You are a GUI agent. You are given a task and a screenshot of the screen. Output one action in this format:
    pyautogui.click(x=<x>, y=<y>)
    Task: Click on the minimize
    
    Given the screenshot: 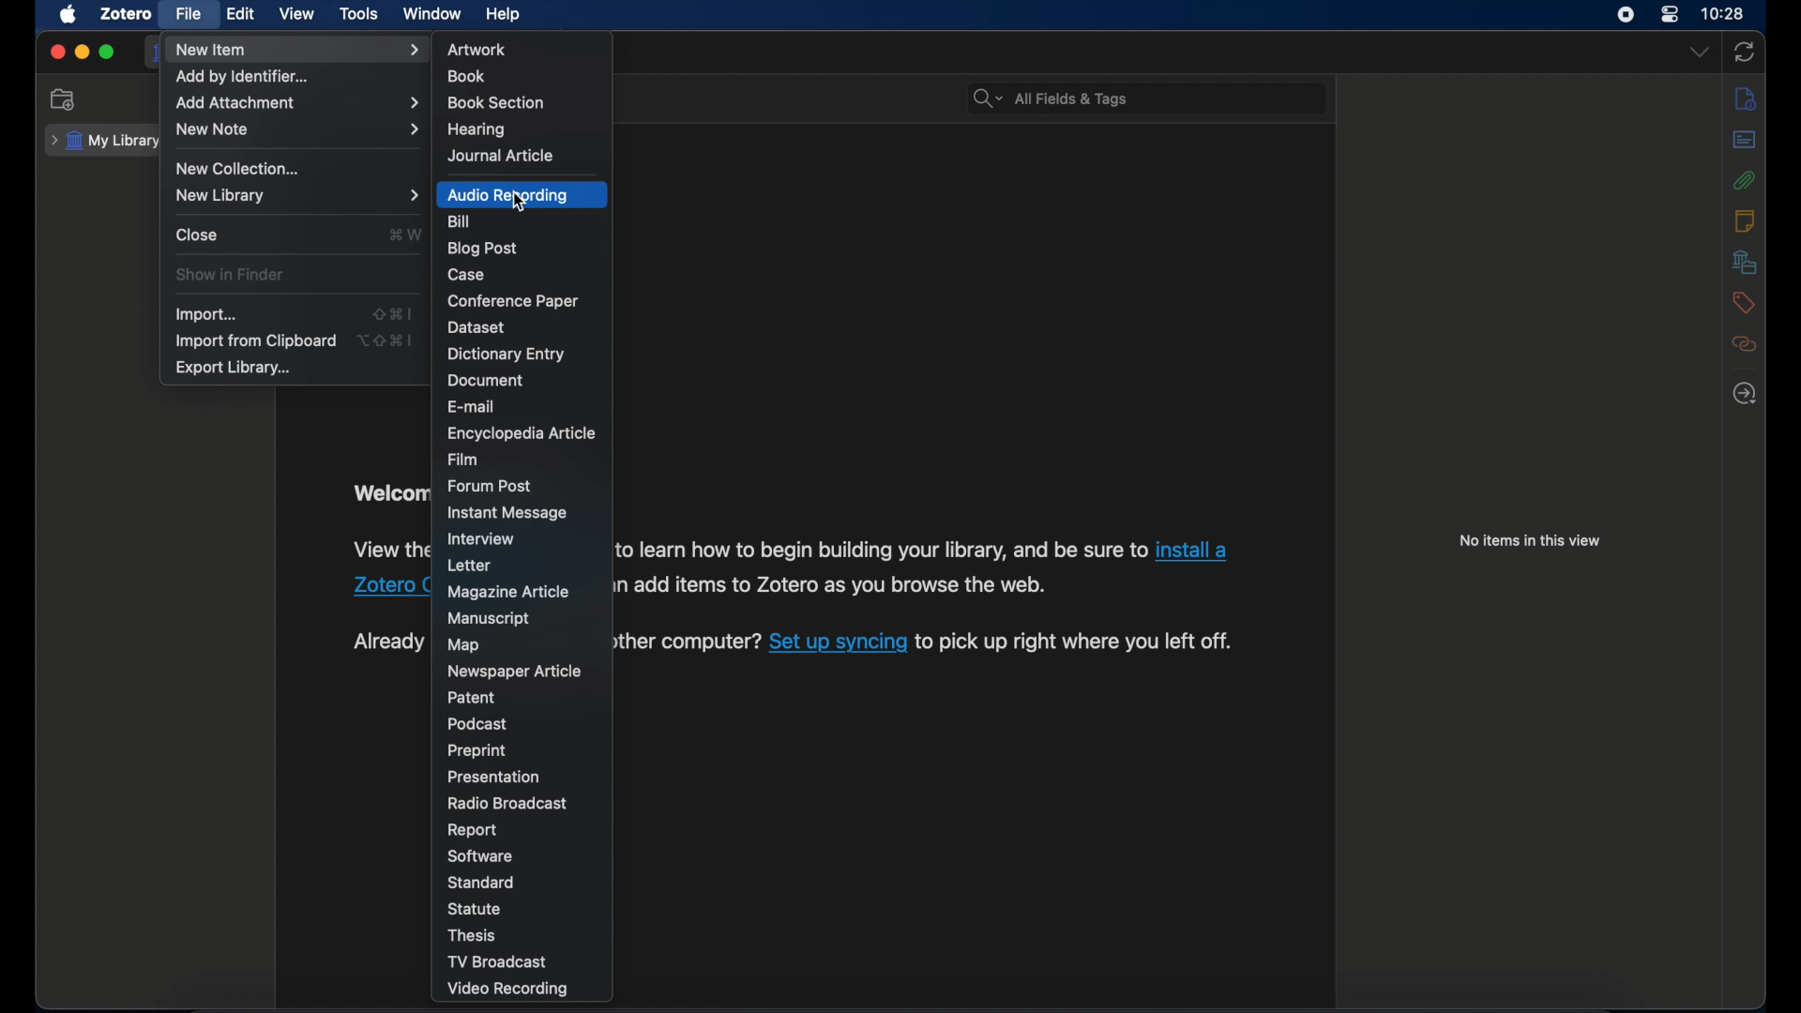 What is the action you would take?
    pyautogui.click(x=81, y=52)
    